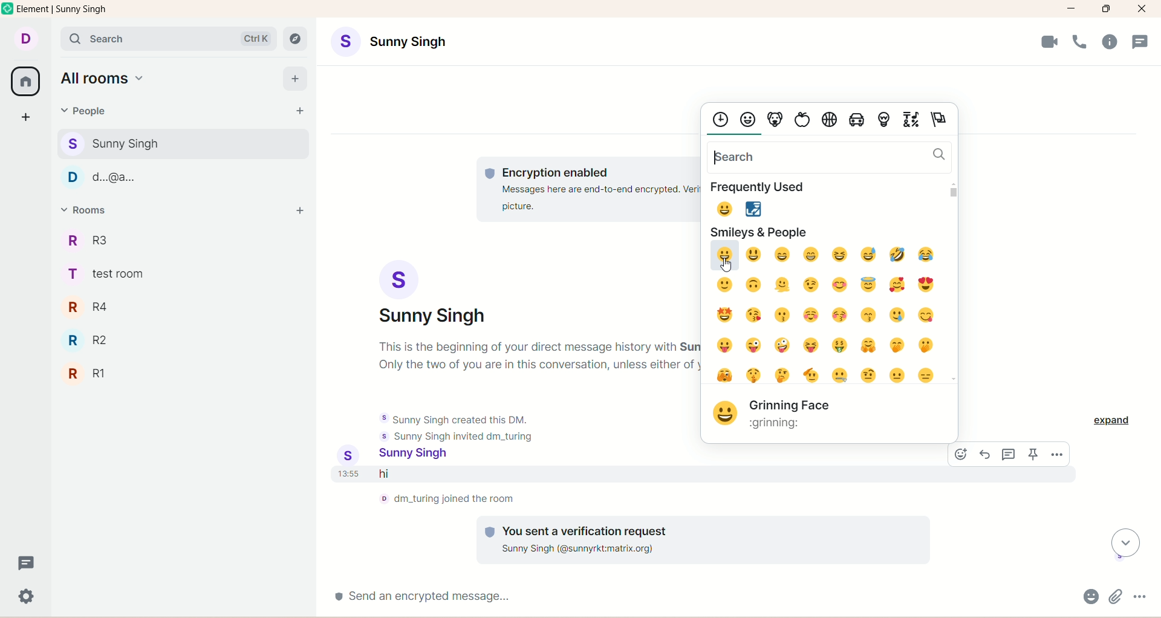 The height and width of the screenshot is (618, 1161). I want to click on time, so click(350, 473).